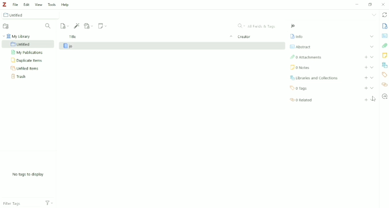  What do you see at coordinates (27, 4) in the screenshot?
I see `Edit` at bounding box center [27, 4].